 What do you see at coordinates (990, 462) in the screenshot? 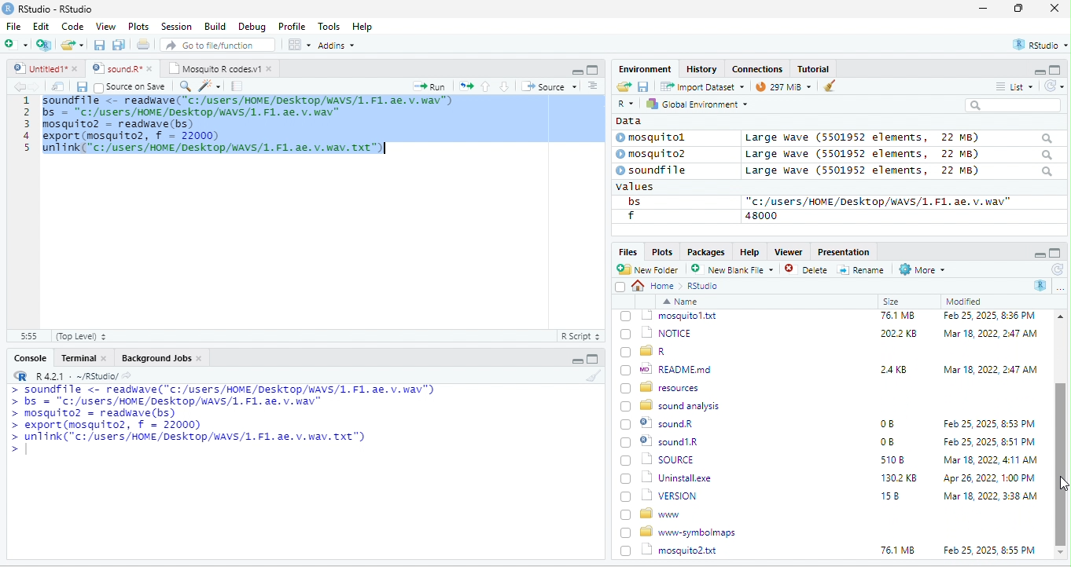
I see `Mar 18, 2022, 2:47 AM` at bounding box center [990, 462].